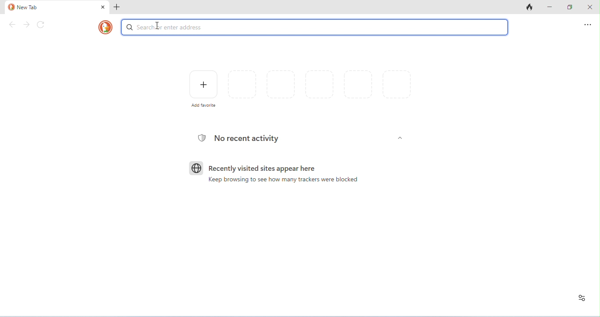  What do you see at coordinates (399, 138) in the screenshot?
I see `` at bounding box center [399, 138].